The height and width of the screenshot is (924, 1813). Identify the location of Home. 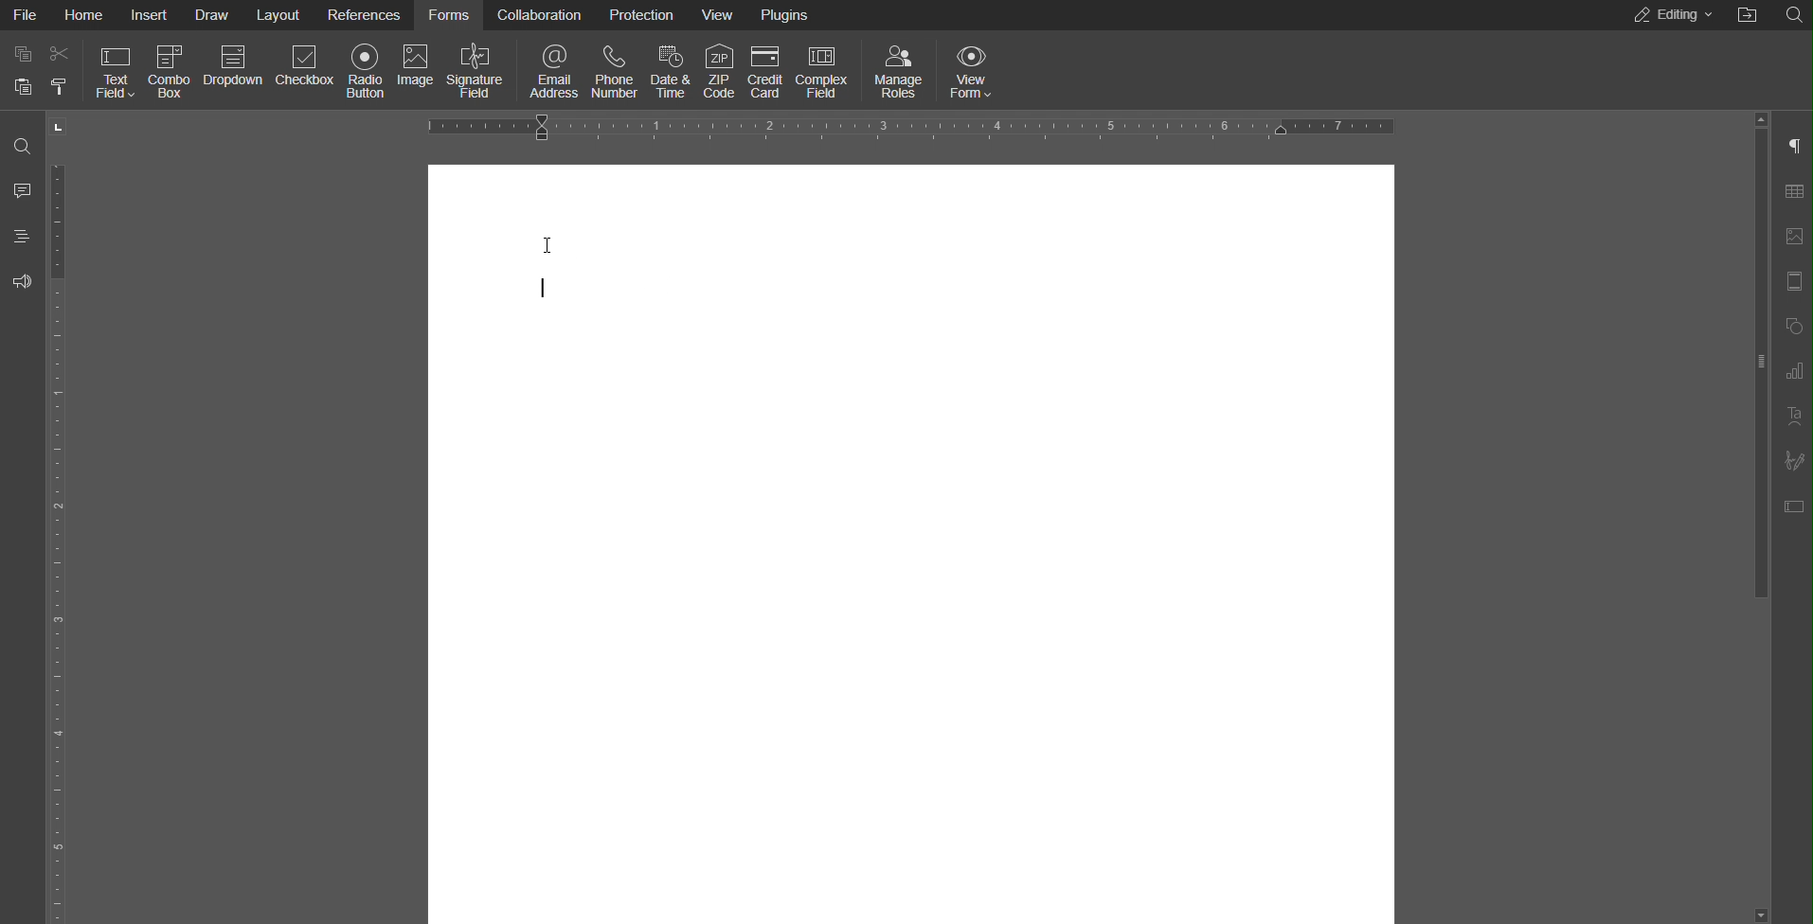
(87, 16).